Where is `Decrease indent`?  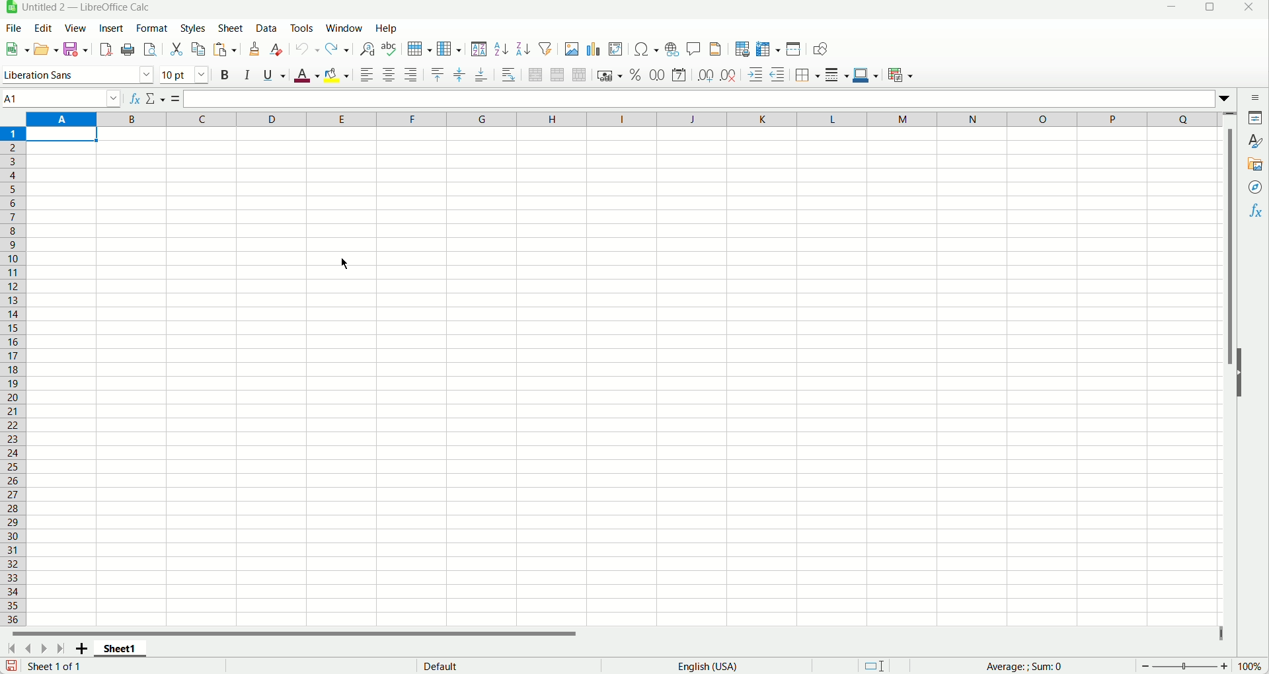 Decrease indent is located at coordinates (776, 75).